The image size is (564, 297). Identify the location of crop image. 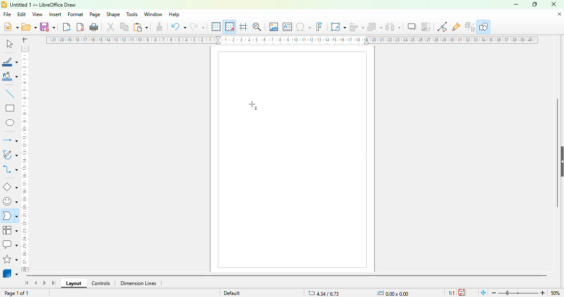
(426, 26).